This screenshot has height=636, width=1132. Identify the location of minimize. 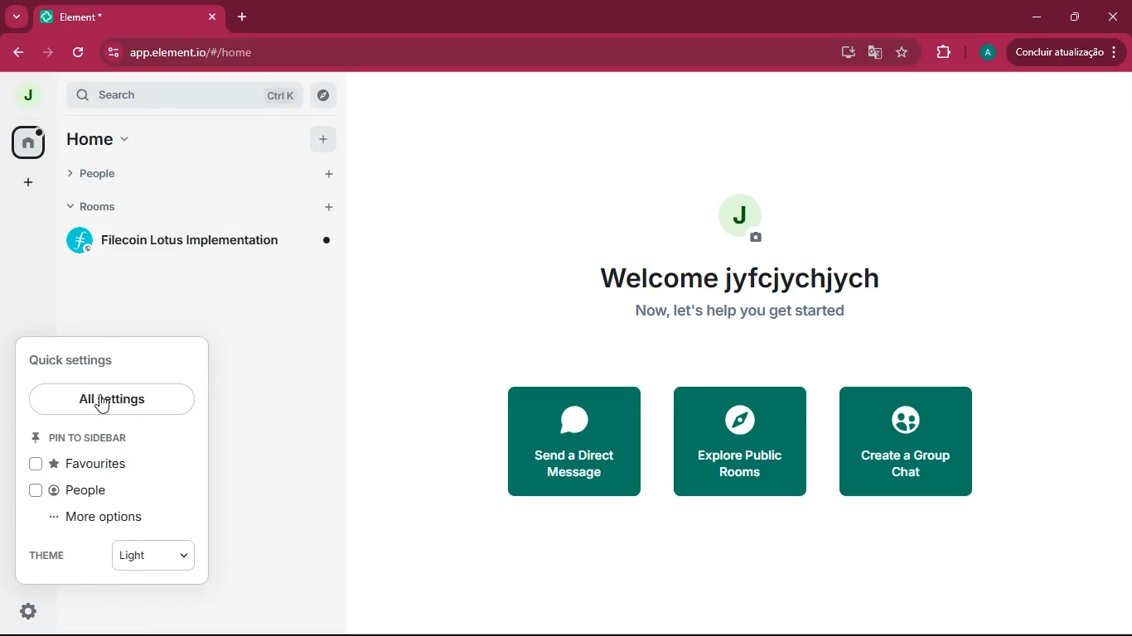
(1033, 18).